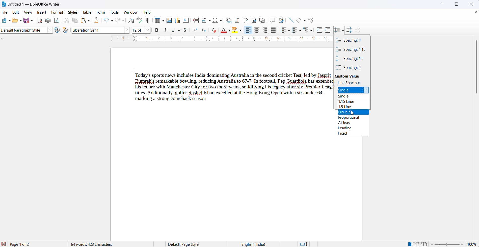 This screenshot has width=479, height=247. I want to click on text language, so click(253, 244).